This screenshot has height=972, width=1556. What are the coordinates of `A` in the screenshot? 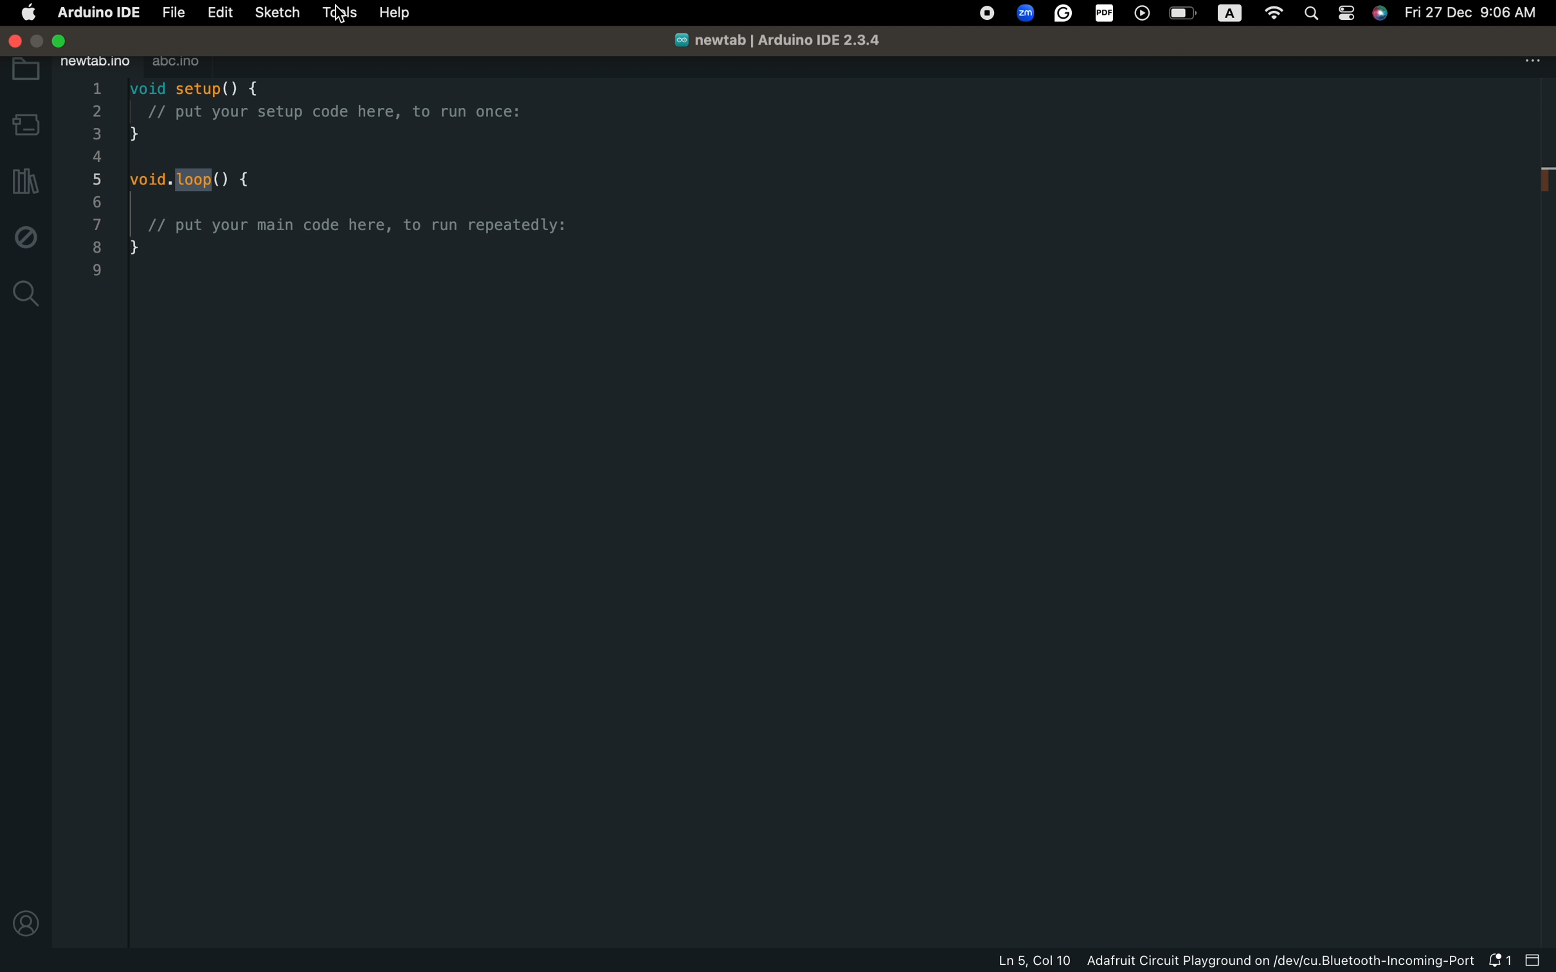 It's located at (1227, 14).